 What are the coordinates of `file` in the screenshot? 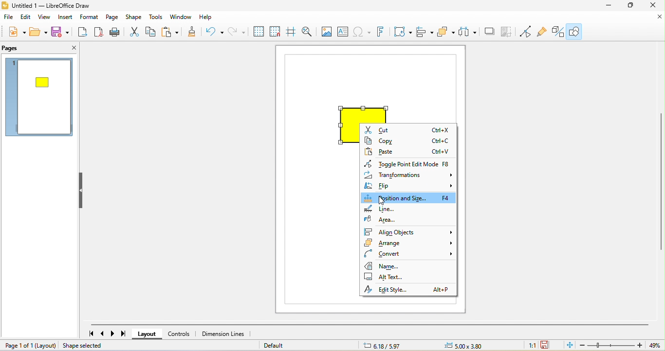 It's located at (9, 17).